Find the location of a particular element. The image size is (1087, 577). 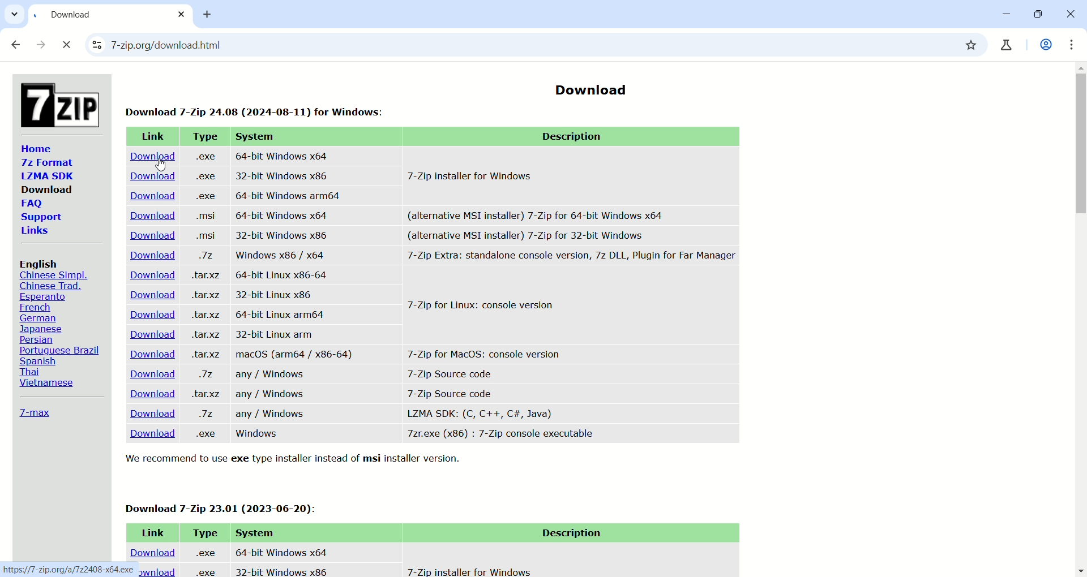

French is located at coordinates (34, 308).